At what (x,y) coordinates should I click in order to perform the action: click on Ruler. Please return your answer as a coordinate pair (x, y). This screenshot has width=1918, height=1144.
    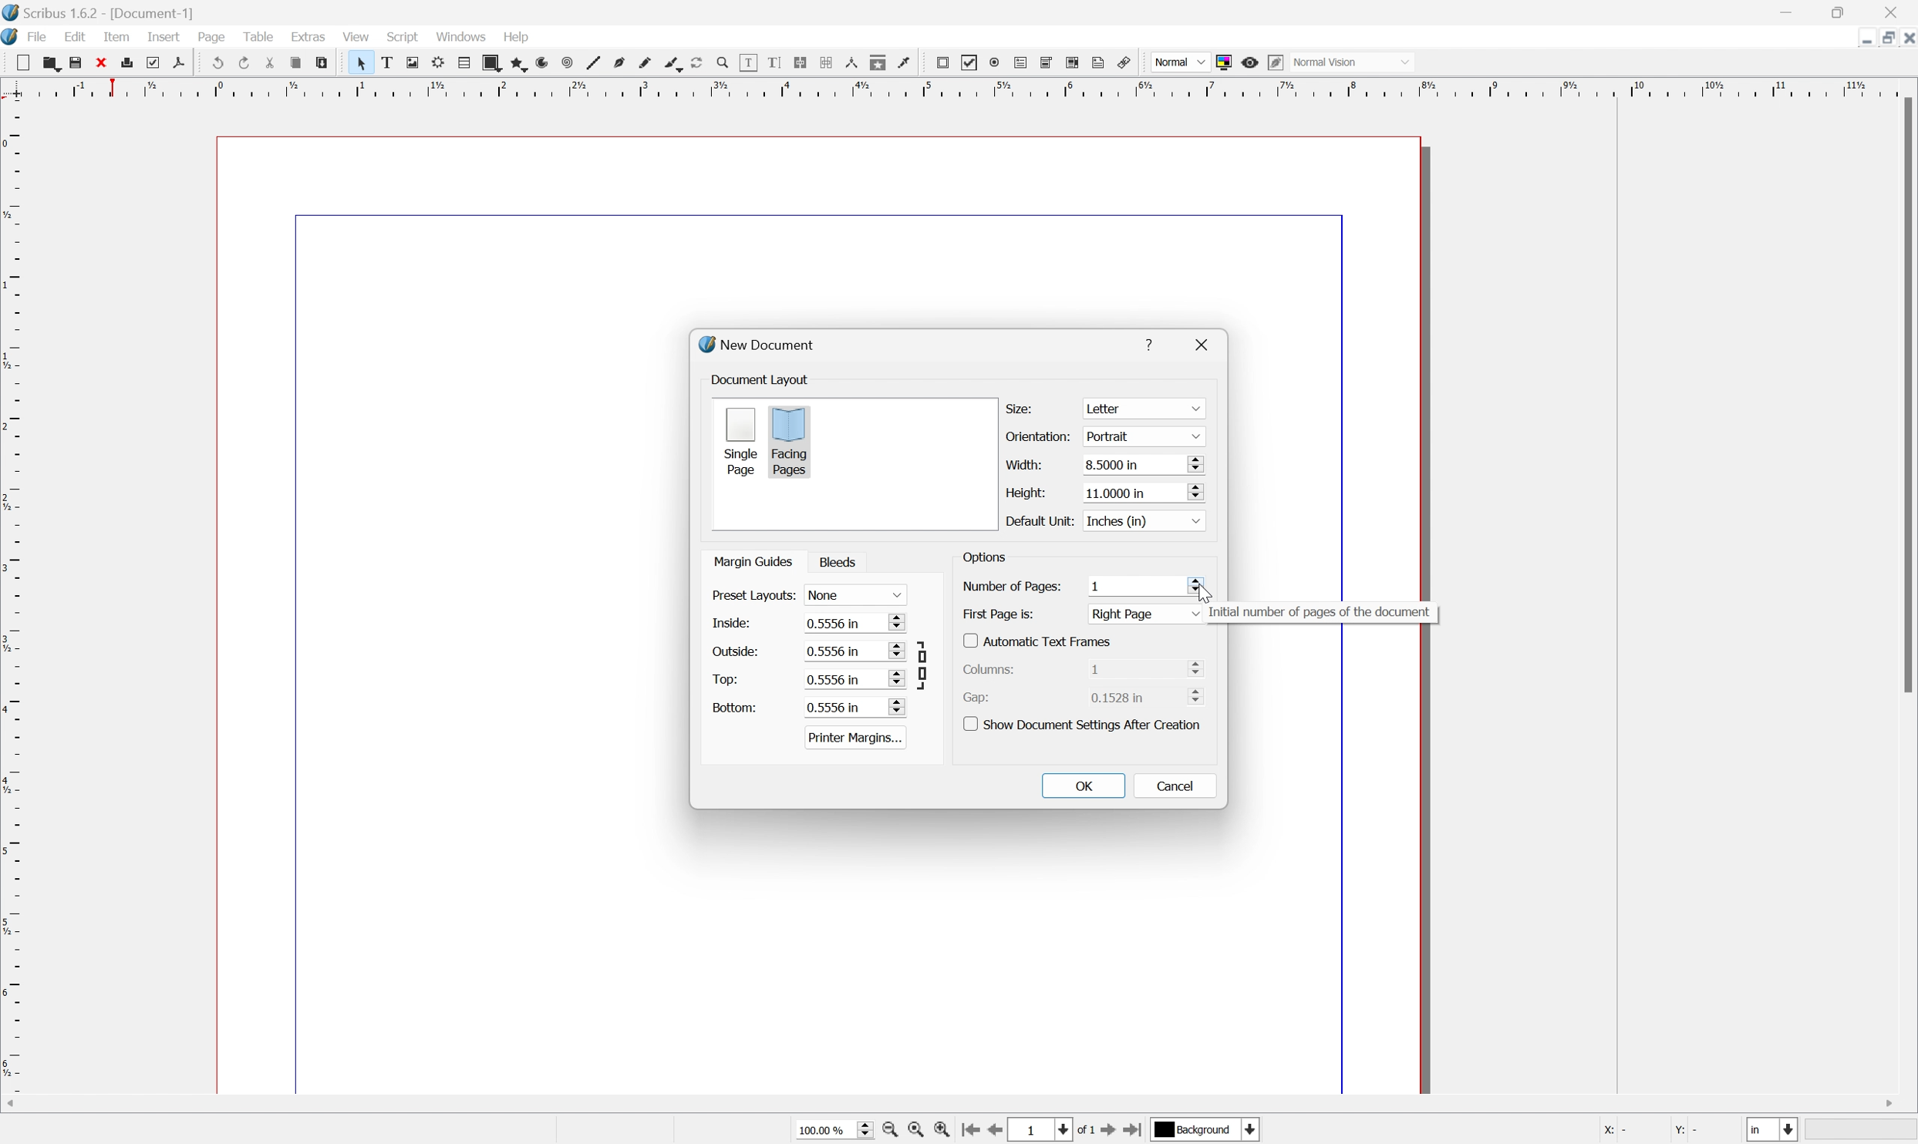
    Looking at the image, I should click on (12, 607).